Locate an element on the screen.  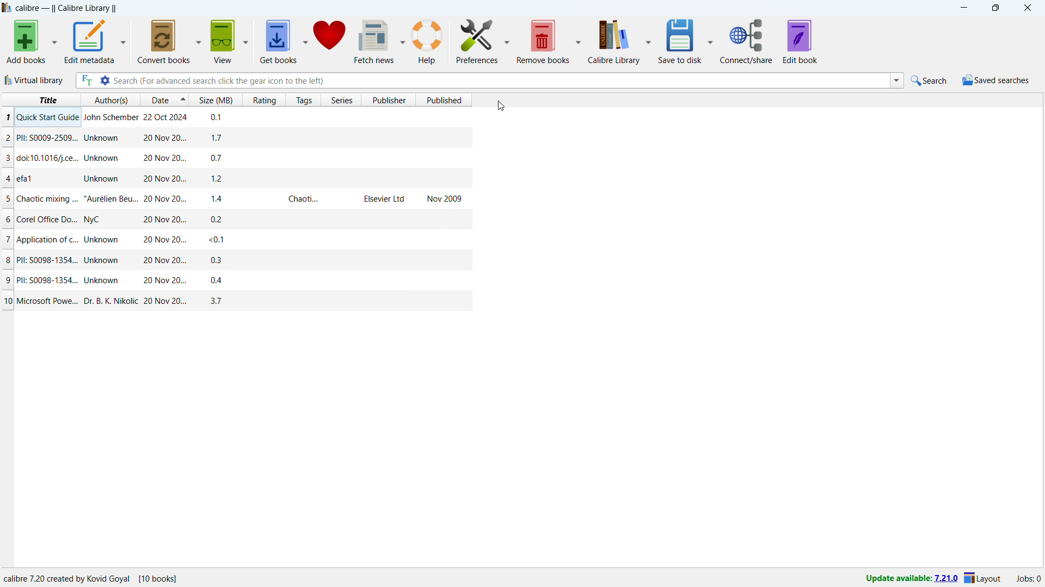
calibre library options is located at coordinates (648, 40).